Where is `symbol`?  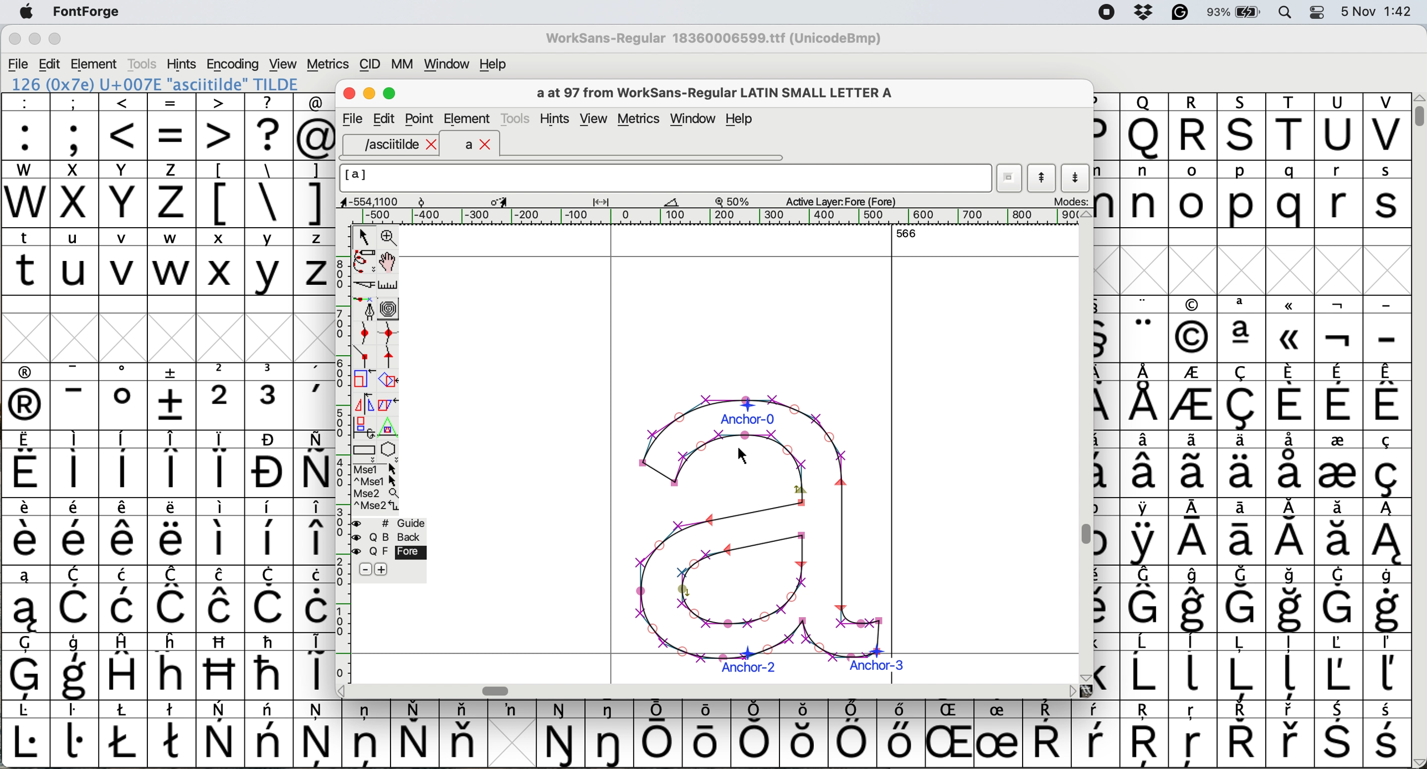 symbol is located at coordinates (270, 599).